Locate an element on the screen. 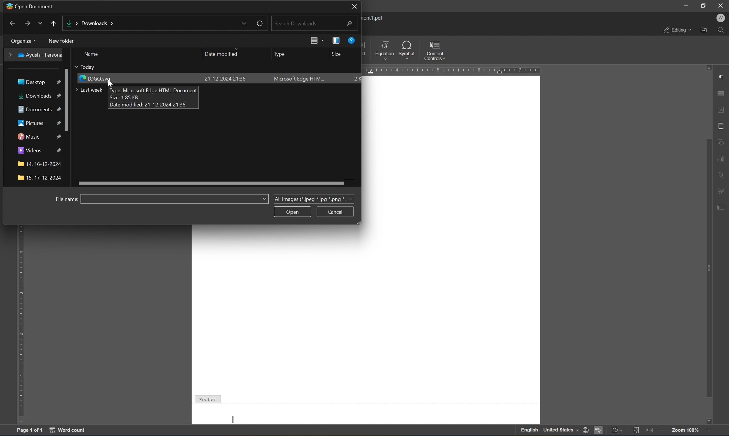  restore down is located at coordinates (705, 6).